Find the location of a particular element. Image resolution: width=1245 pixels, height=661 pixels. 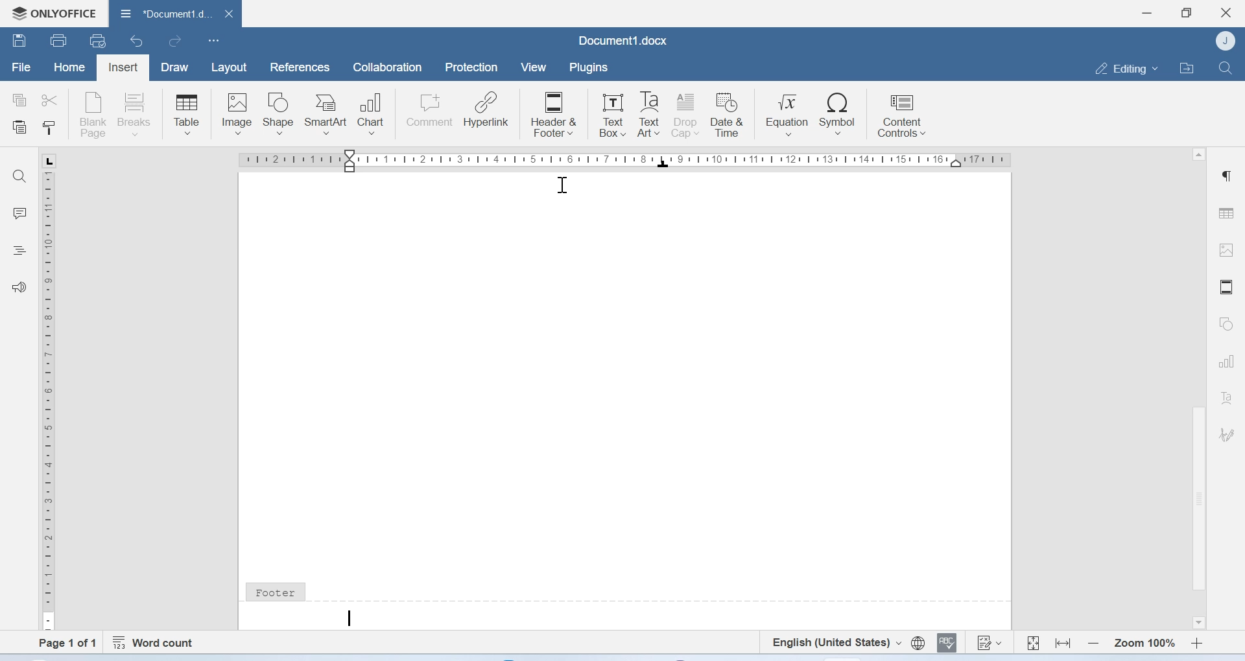

Spell checking is located at coordinates (949, 644).